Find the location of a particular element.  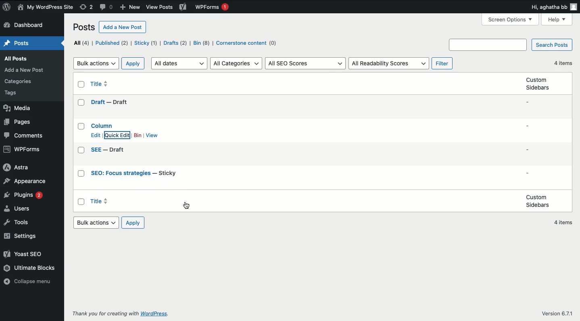

SEO: focus strategies -- Sticky is located at coordinates (134, 173).